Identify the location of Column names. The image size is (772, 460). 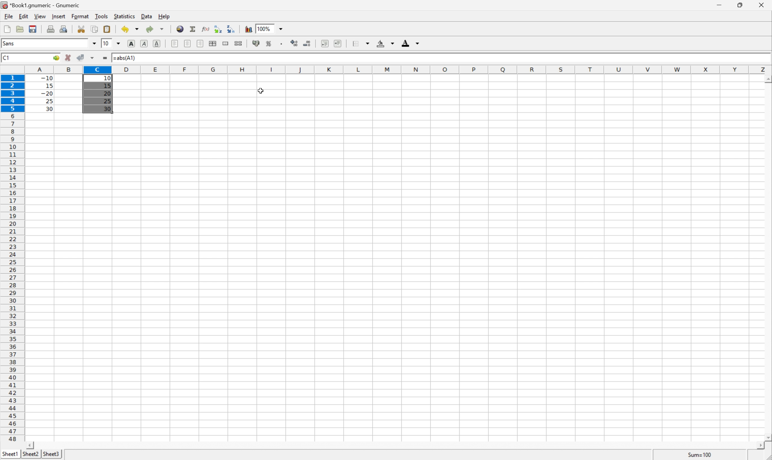
(399, 69).